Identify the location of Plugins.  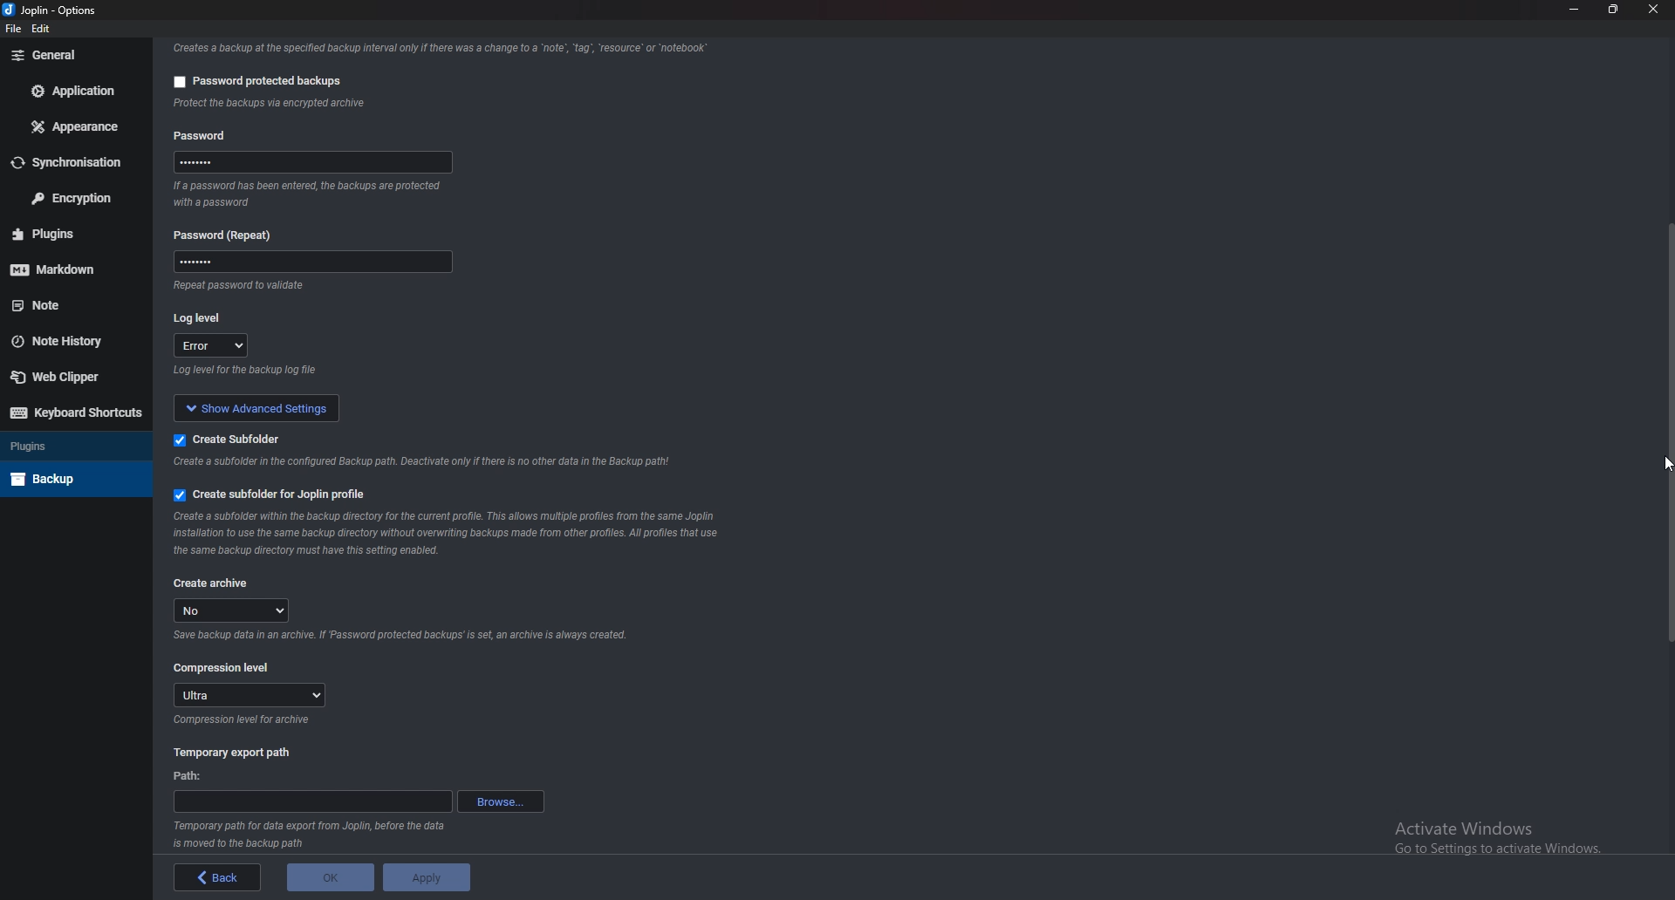
(72, 447).